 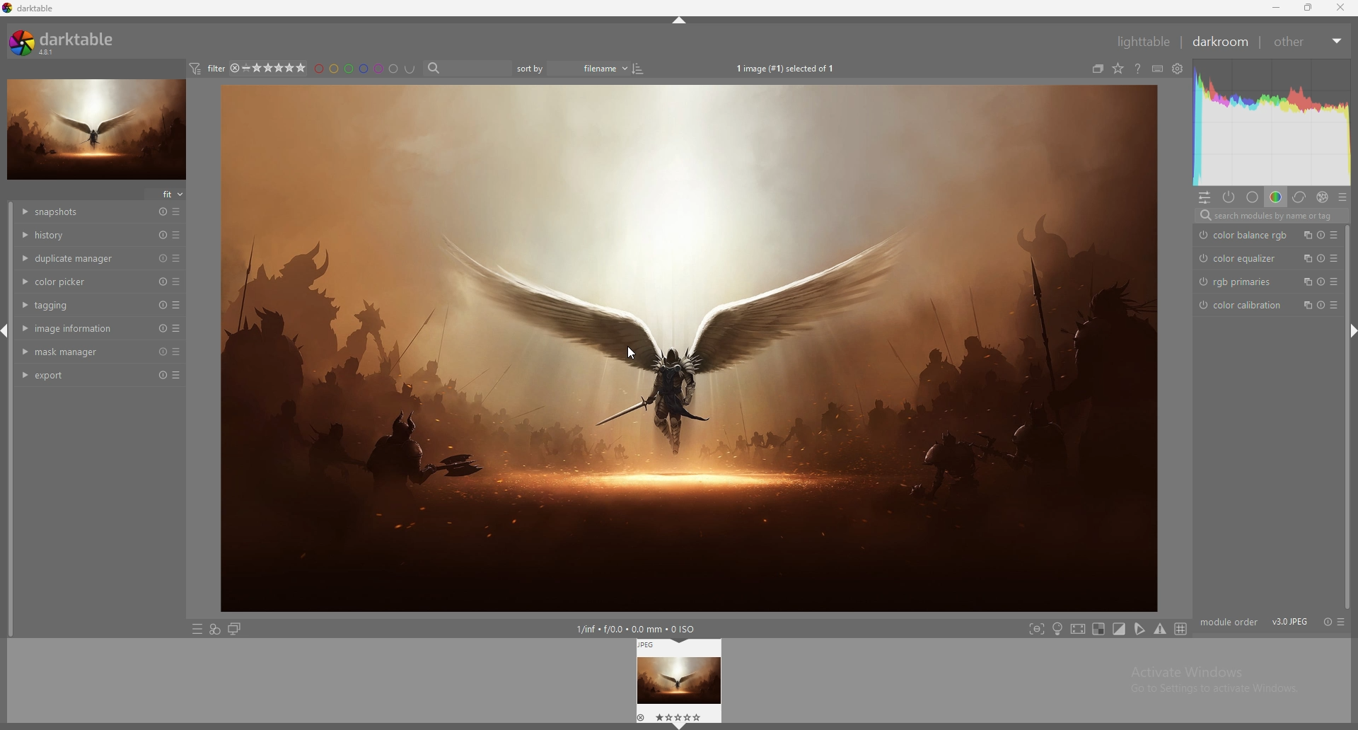 I want to click on preset, so click(x=178, y=352).